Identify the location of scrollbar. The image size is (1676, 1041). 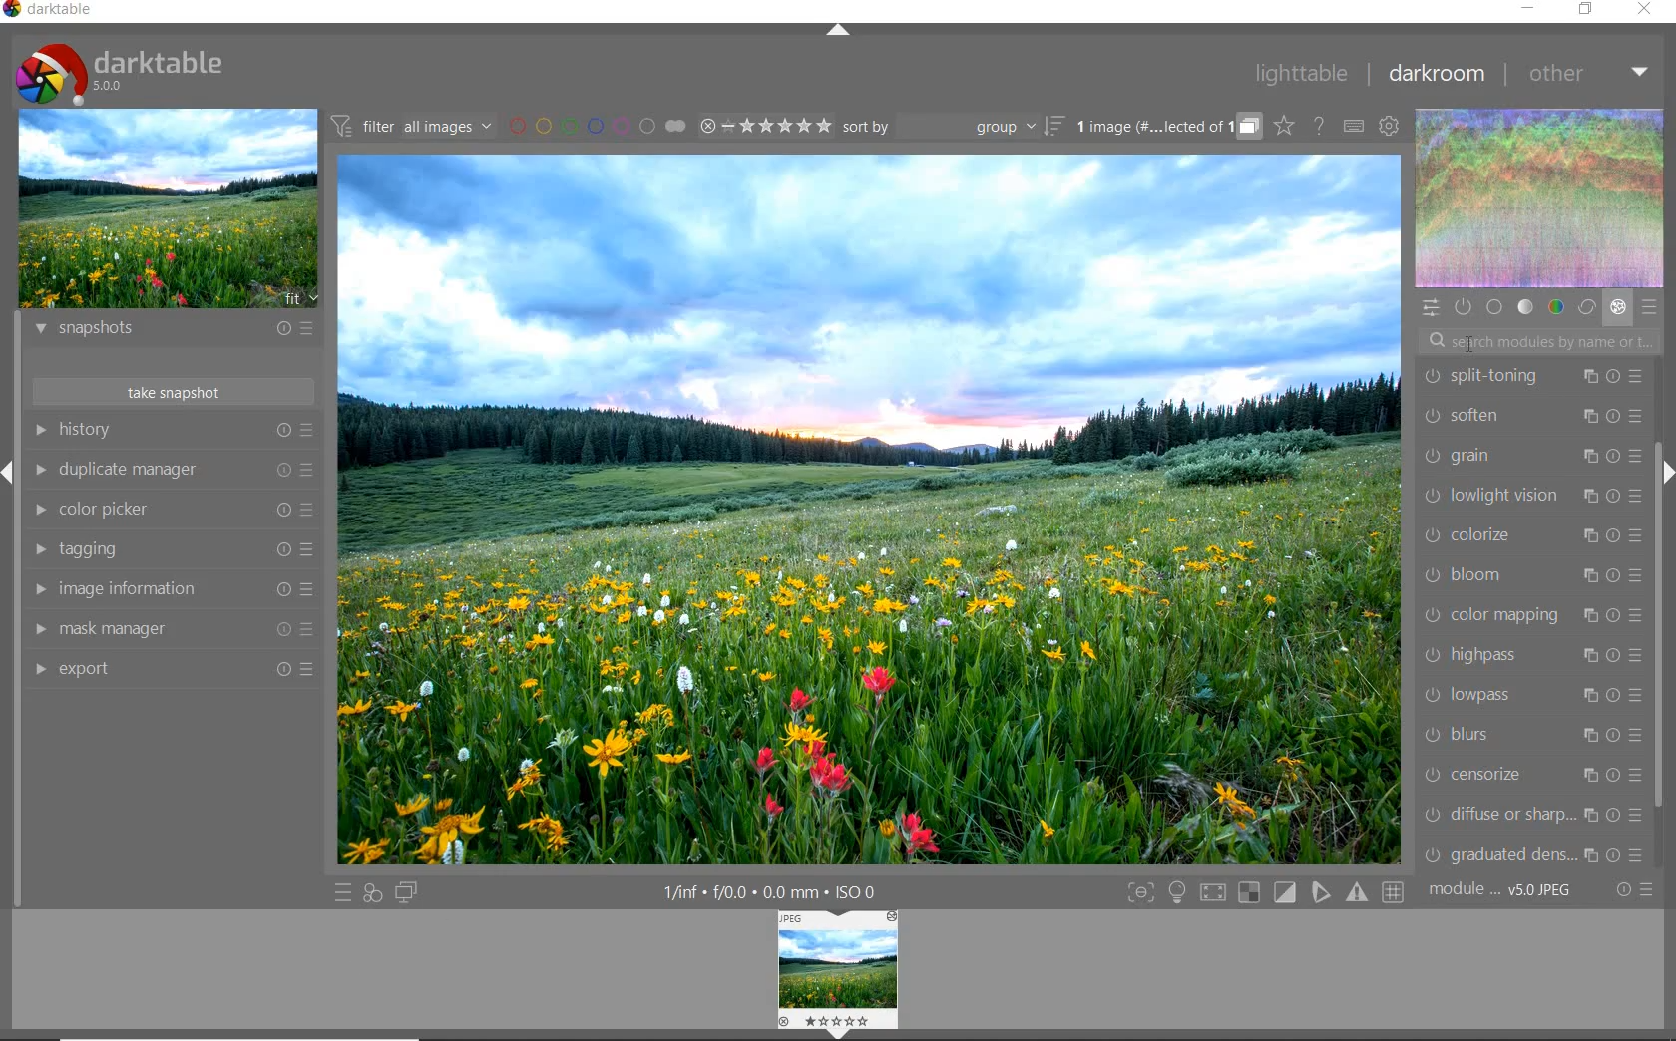
(1658, 629).